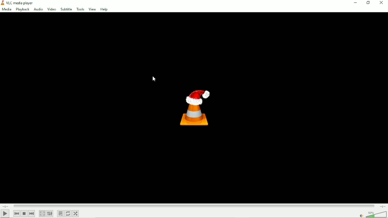 The width and height of the screenshot is (388, 218). Describe the element at coordinates (68, 213) in the screenshot. I see `Toggle between loop all, loop one and no loop` at that location.